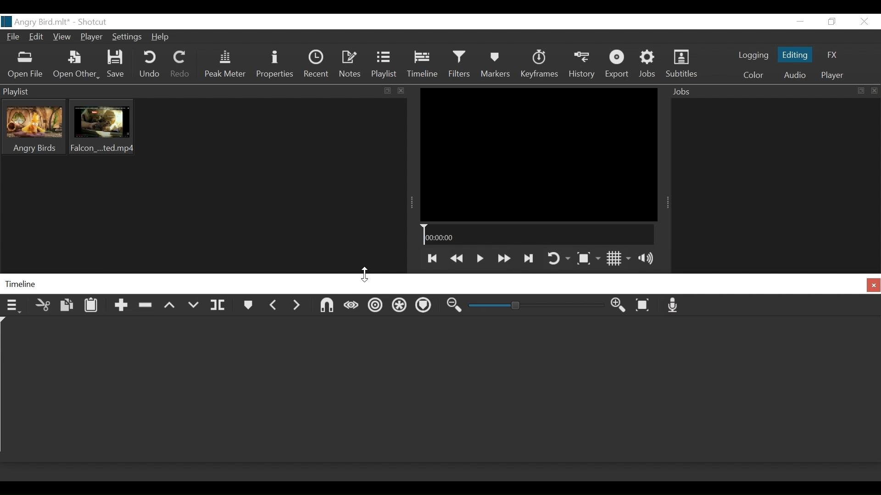 Image resolution: width=881 pixels, height=495 pixels. What do you see at coordinates (65, 307) in the screenshot?
I see `Copy` at bounding box center [65, 307].